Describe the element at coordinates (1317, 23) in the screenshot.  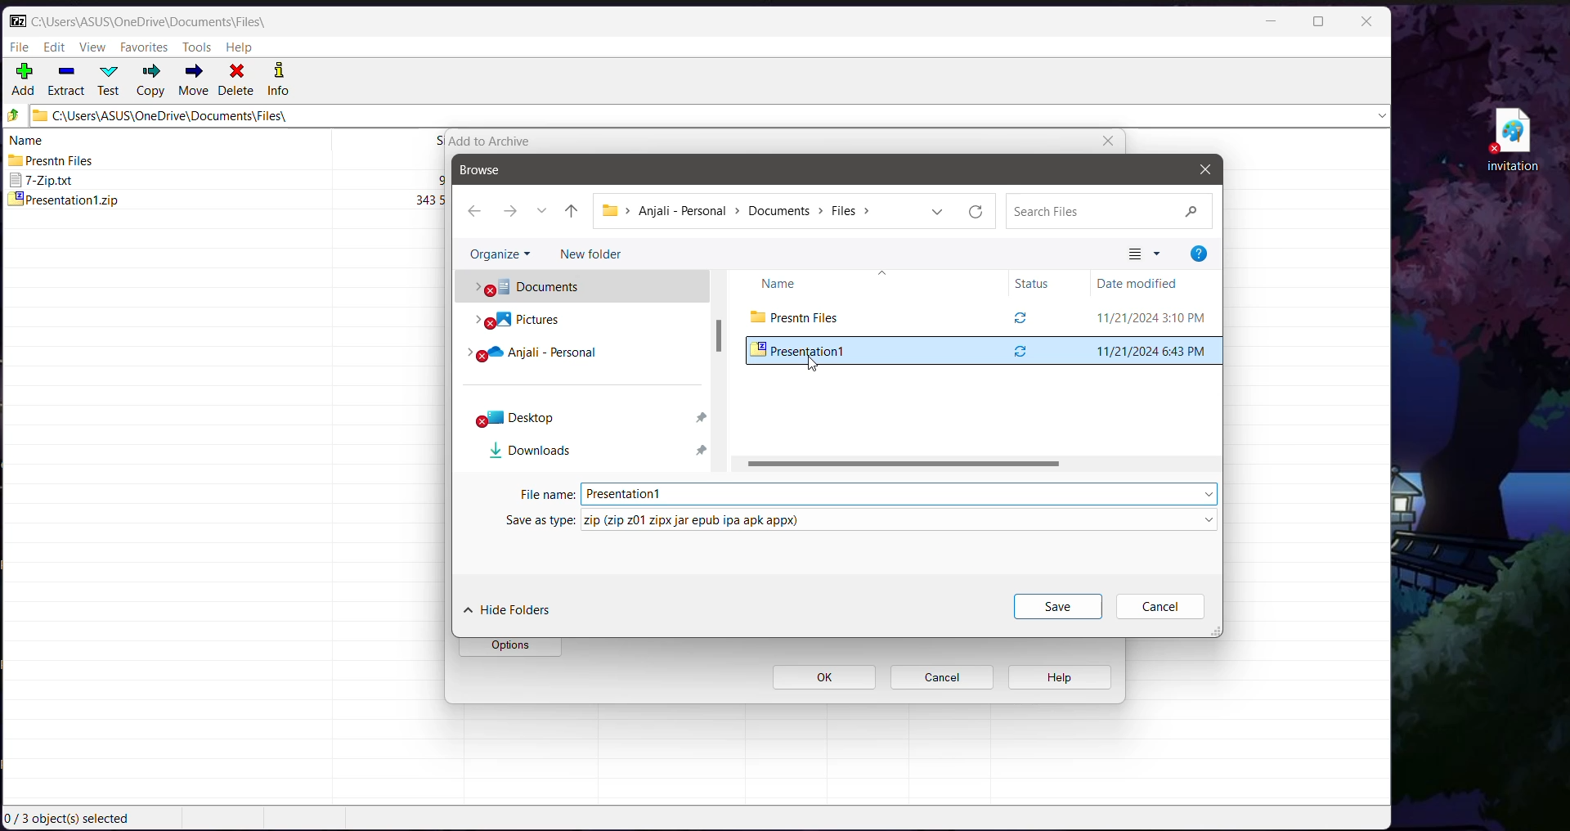
I see `Maximize` at that location.